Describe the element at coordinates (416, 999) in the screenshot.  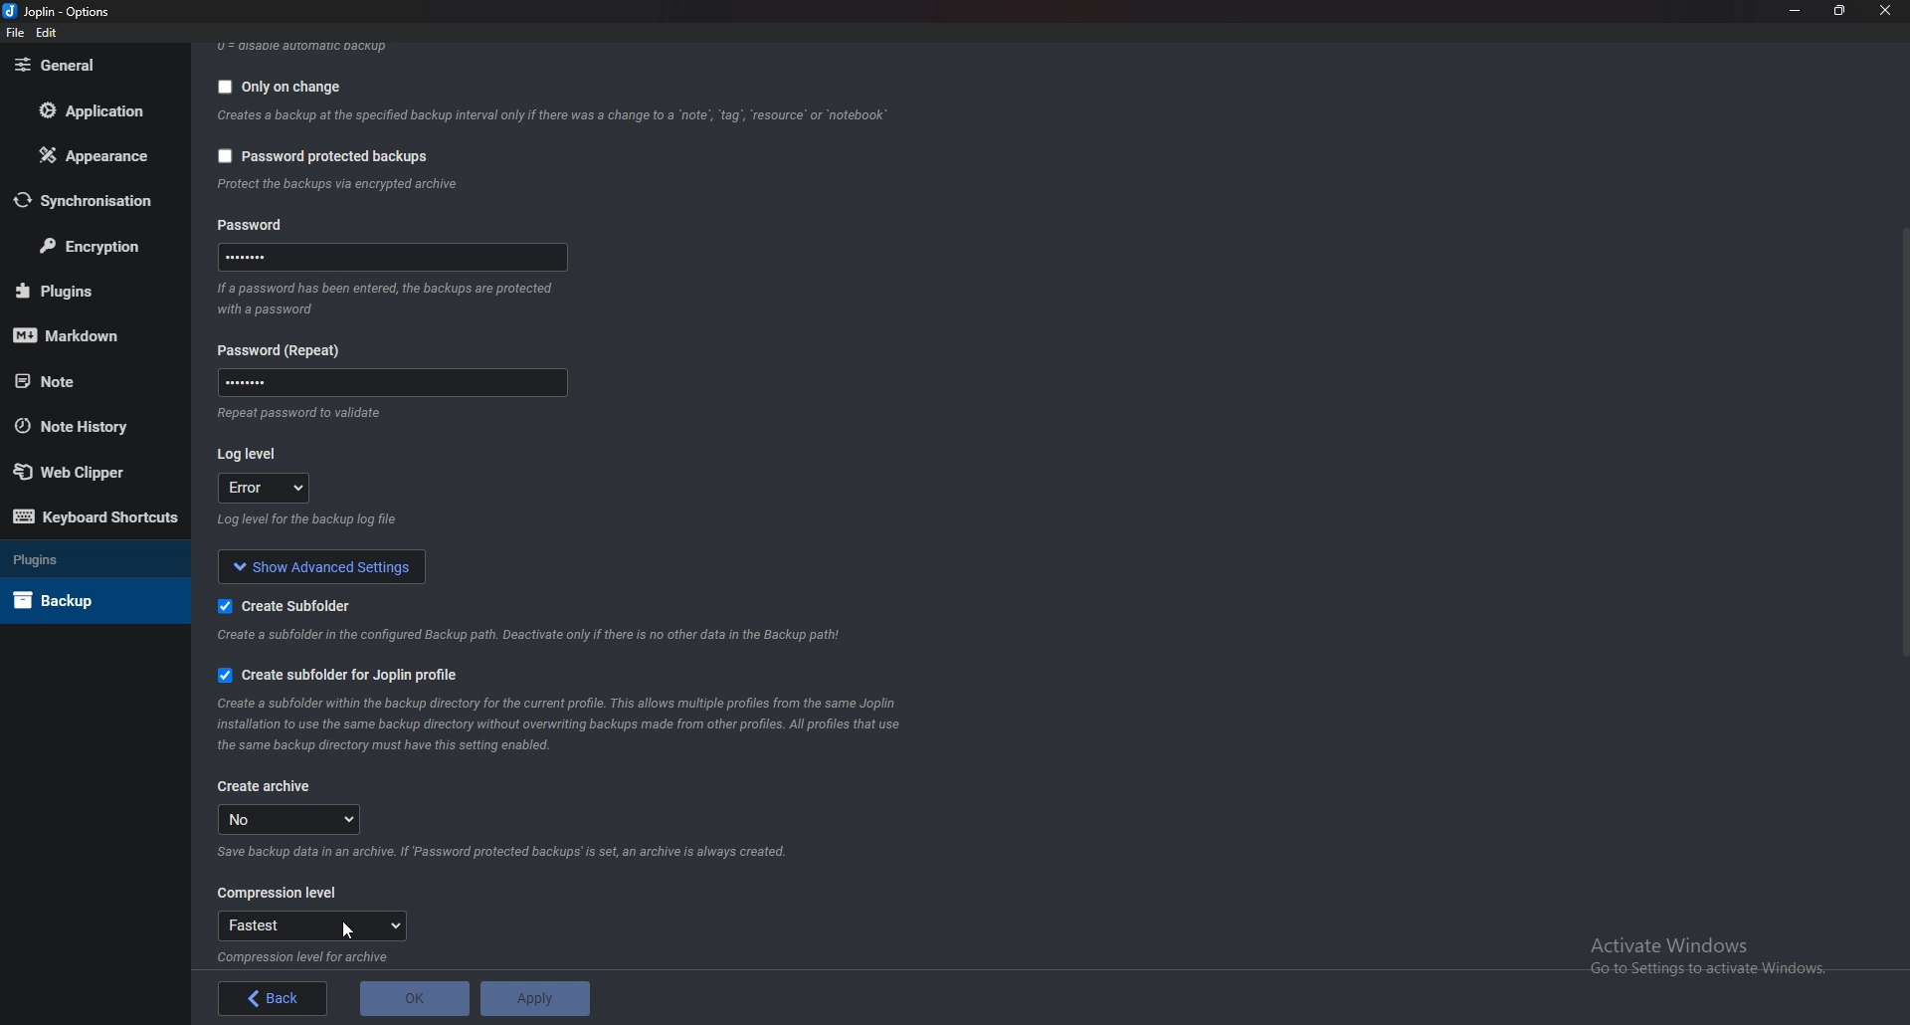
I see `o K` at that location.